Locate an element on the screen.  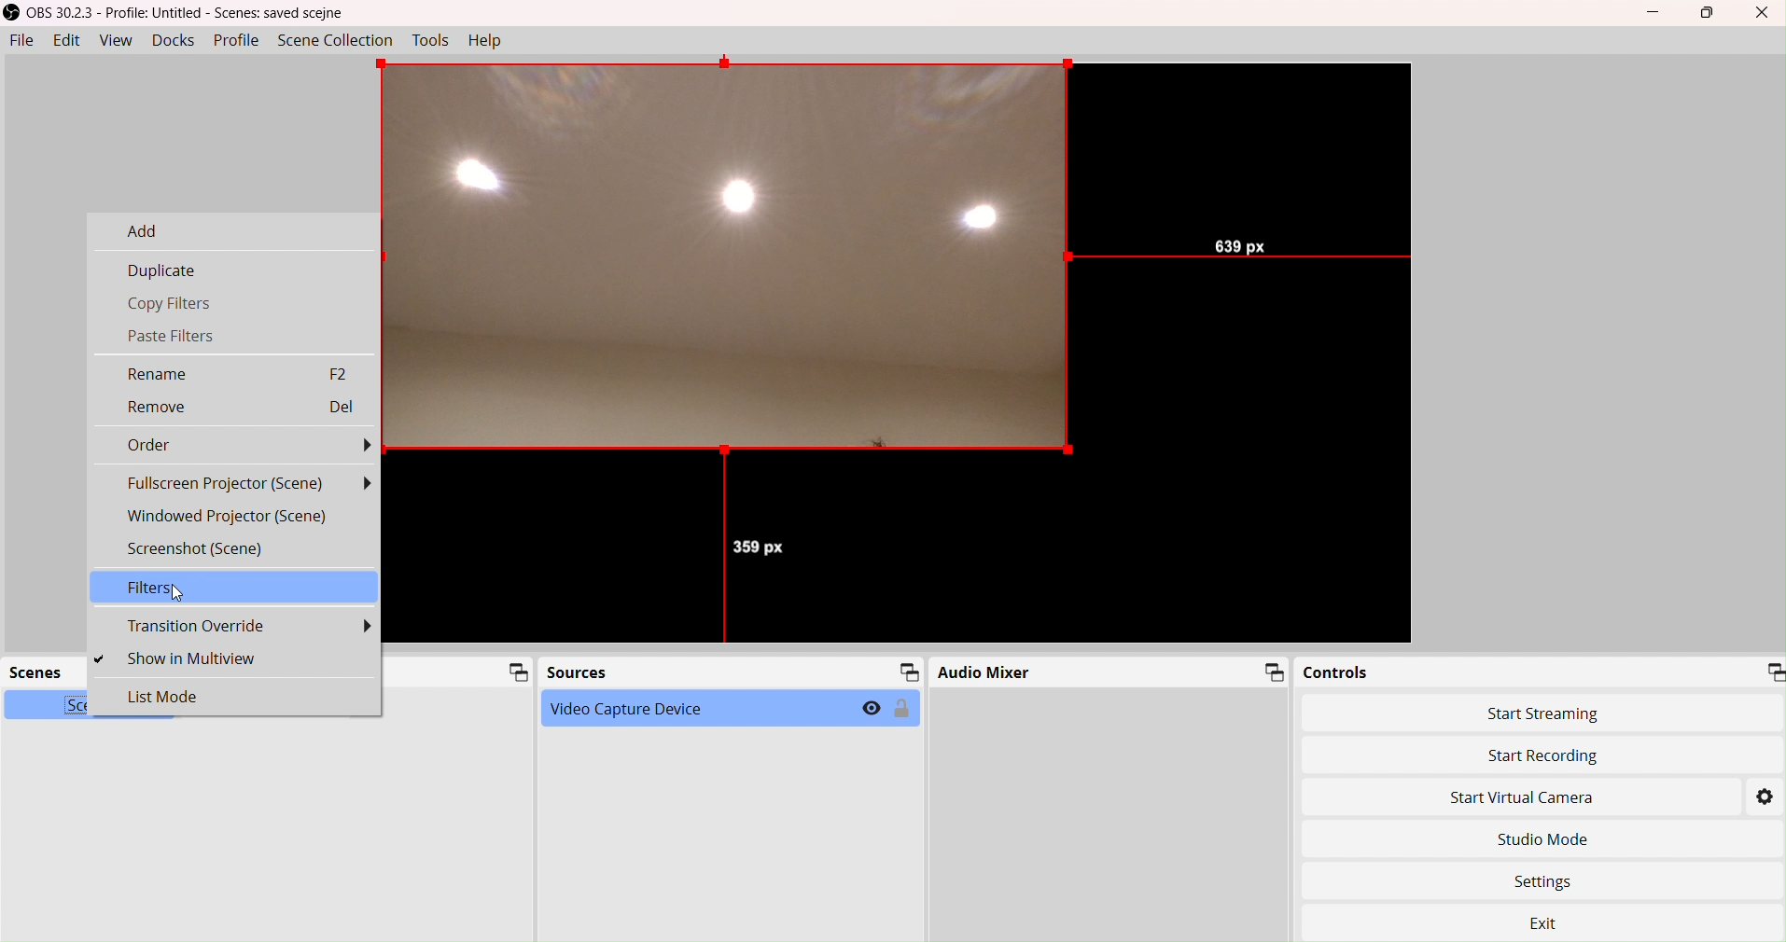
Video Capture Device is located at coordinates (734, 709).